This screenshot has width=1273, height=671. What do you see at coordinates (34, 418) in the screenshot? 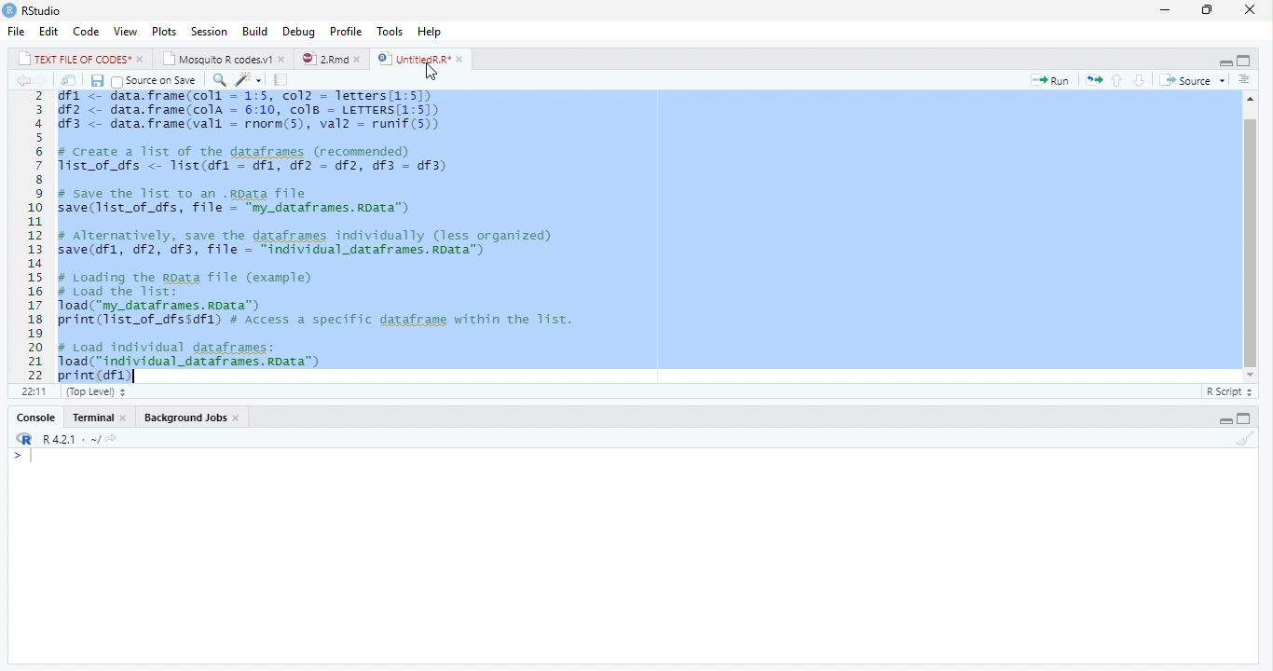
I see `Console` at bounding box center [34, 418].